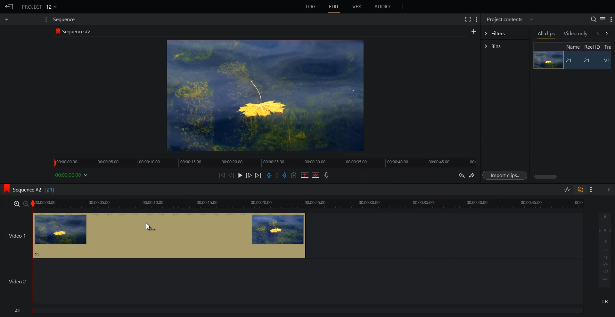 This screenshot has height=317, width=615. Describe the element at coordinates (546, 60) in the screenshot. I see `Image` at that location.